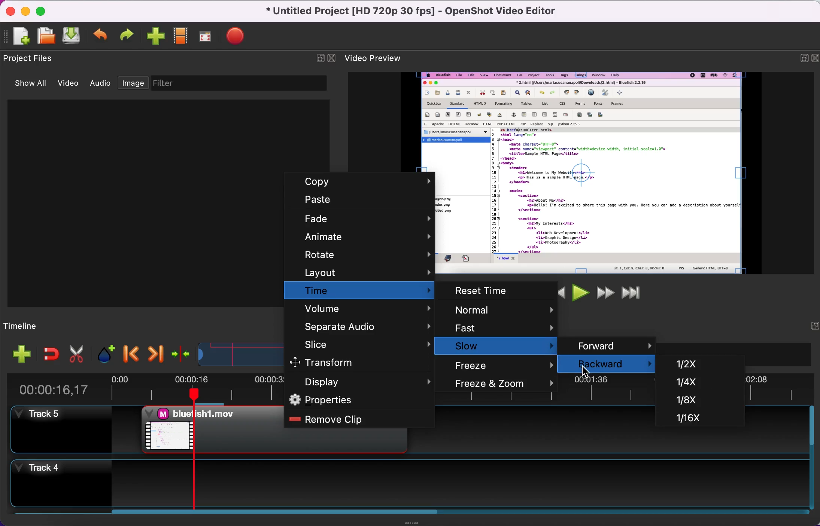 The image size is (820, 526). Describe the element at coordinates (362, 343) in the screenshot. I see `slice` at that location.